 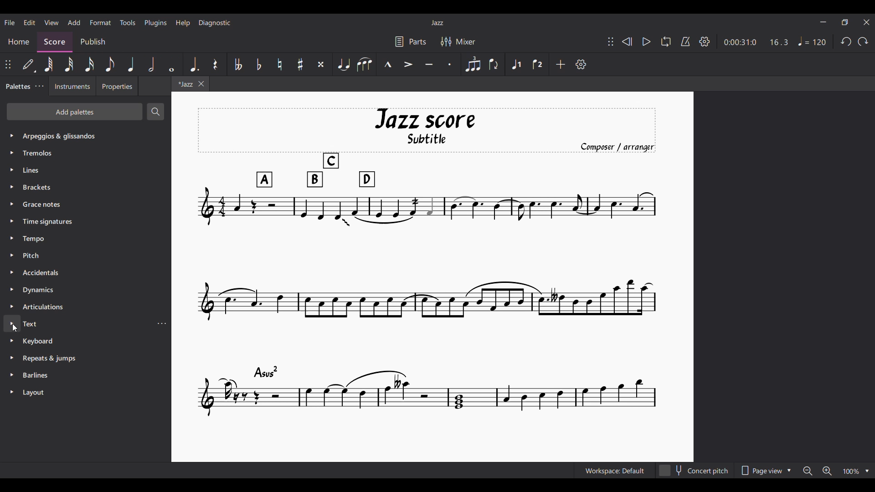 I want to click on , so click(x=35, y=392).